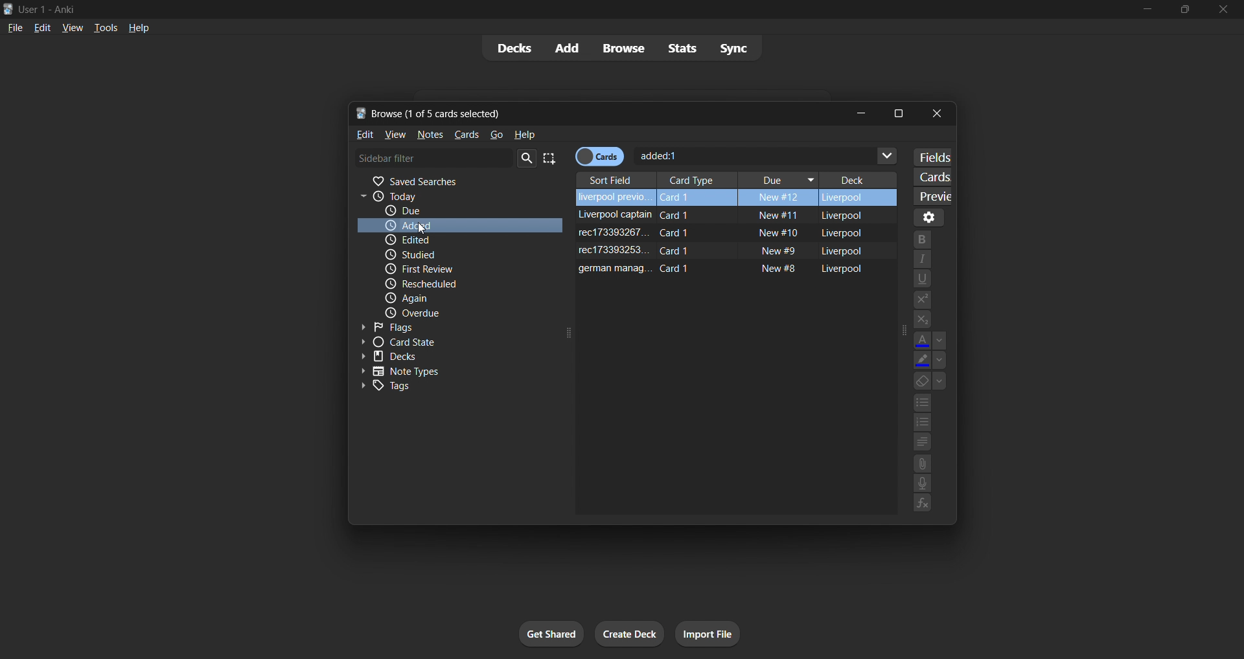  Describe the element at coordinates (629, 632) in the screenshot. I see `create deck` at that location.